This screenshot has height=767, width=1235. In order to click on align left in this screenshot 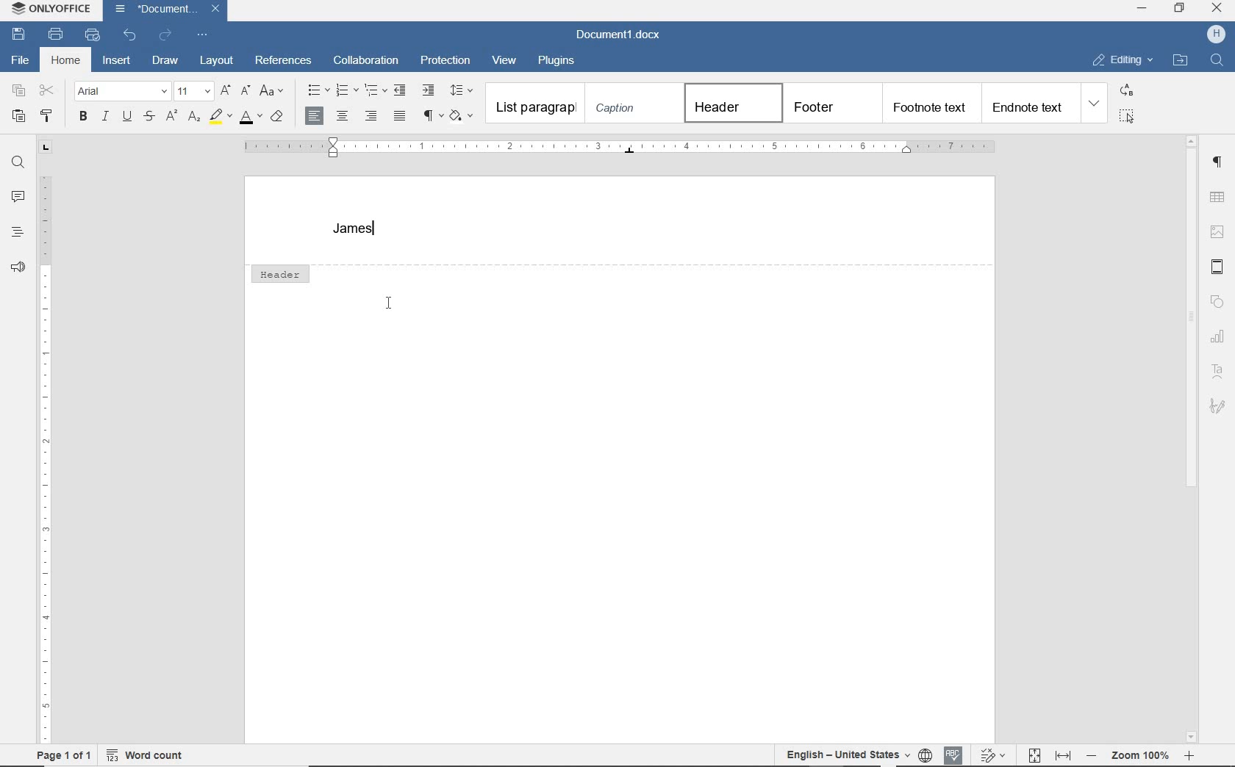, I will do `click(315, 116)`.